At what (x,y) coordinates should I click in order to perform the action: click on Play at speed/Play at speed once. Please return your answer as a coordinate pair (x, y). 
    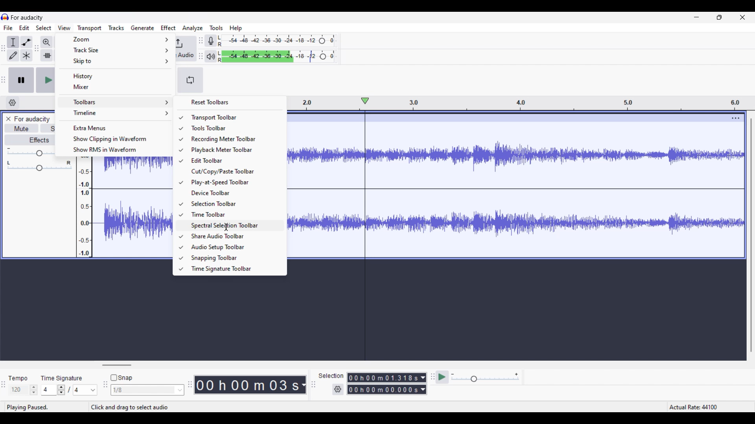
    Looking at the image, I should click on (442, 377).